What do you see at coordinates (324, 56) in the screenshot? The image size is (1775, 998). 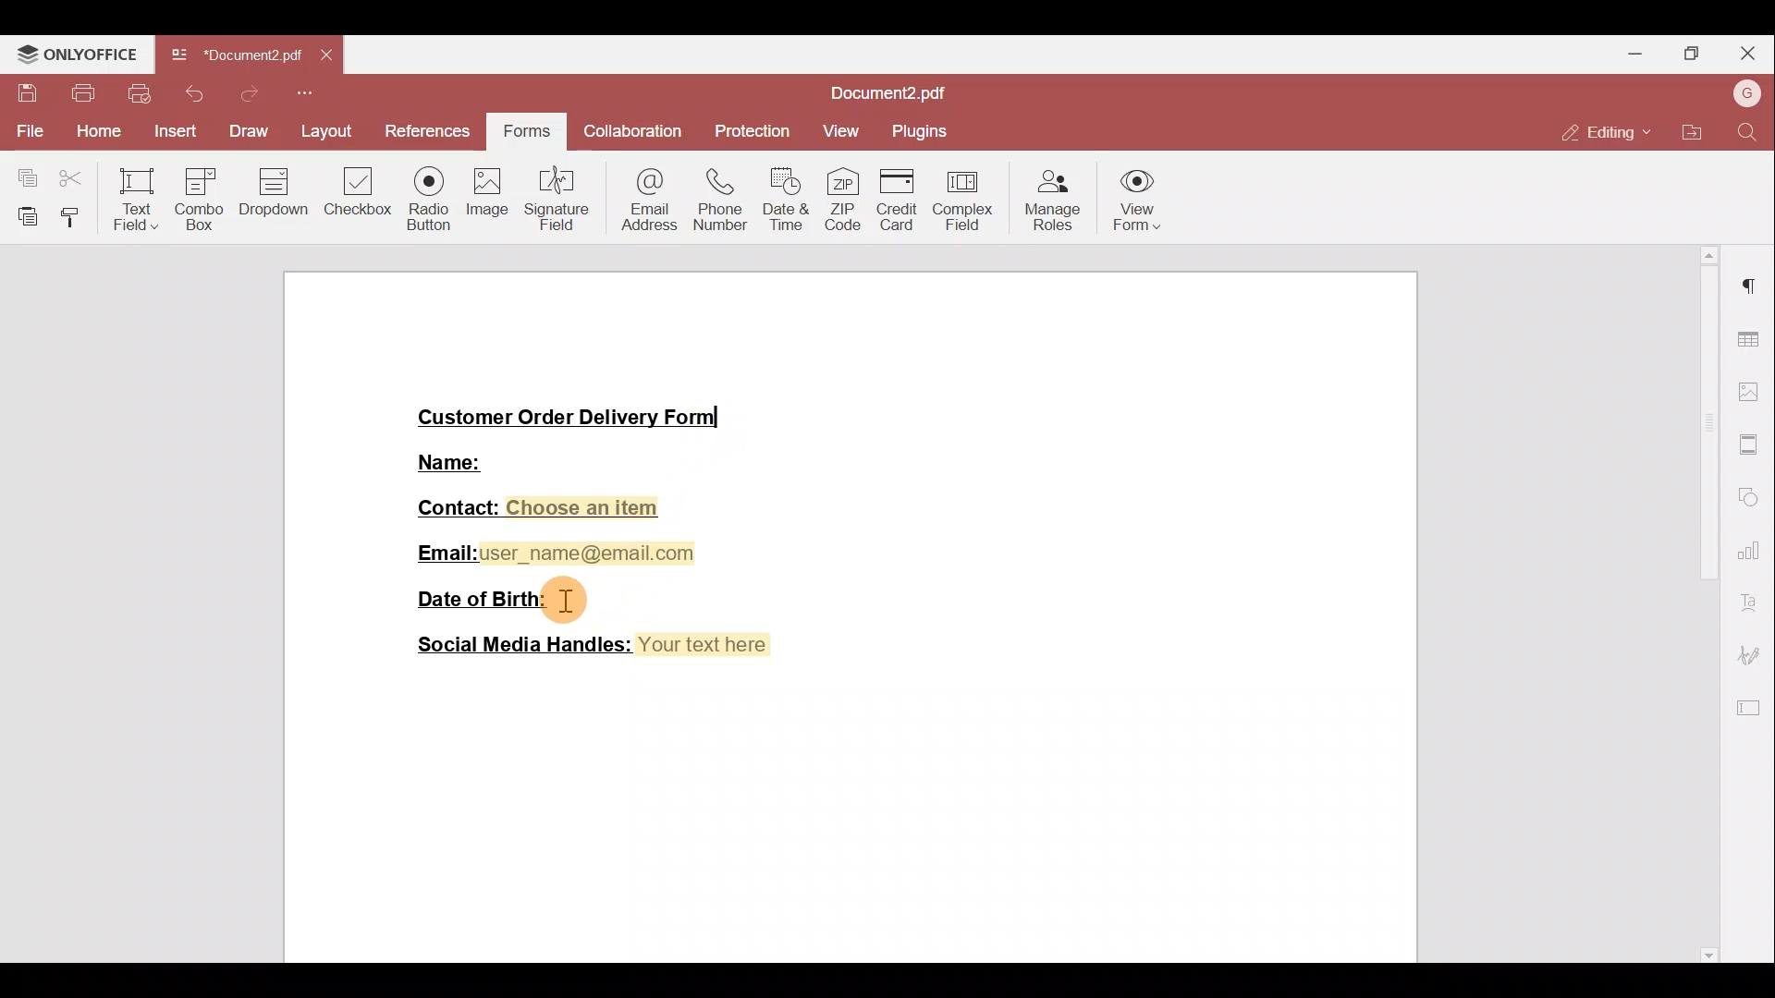 I see `Close tab` at bounding box center [324, 56].